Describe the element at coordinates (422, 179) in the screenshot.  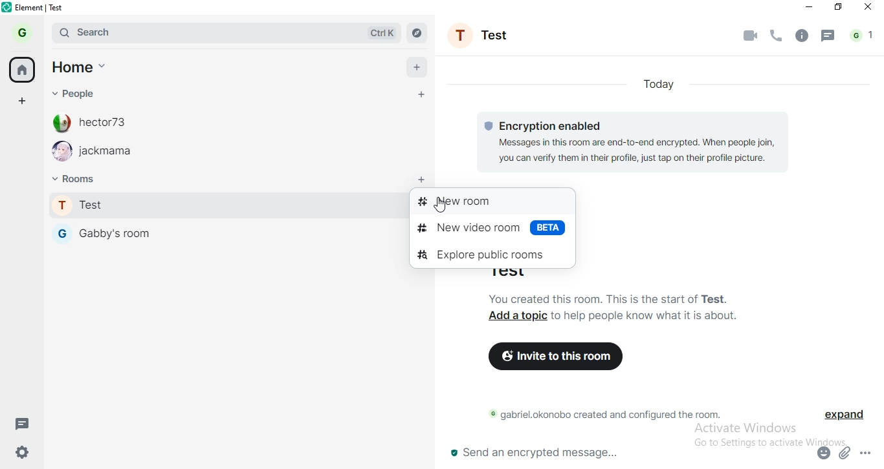
I see `add room` at that location.